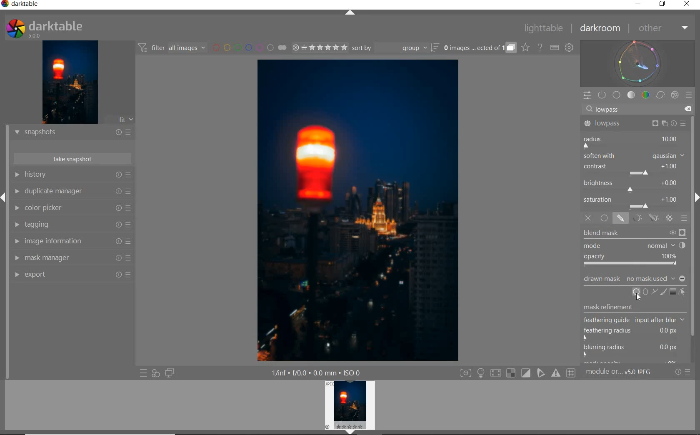 The width and height of the screenshot is (700, 435). Describe the element at coordinates (318, 48) in the screenshot. I see `RANGE RATING OF SELECTED IMAGES` at that location.